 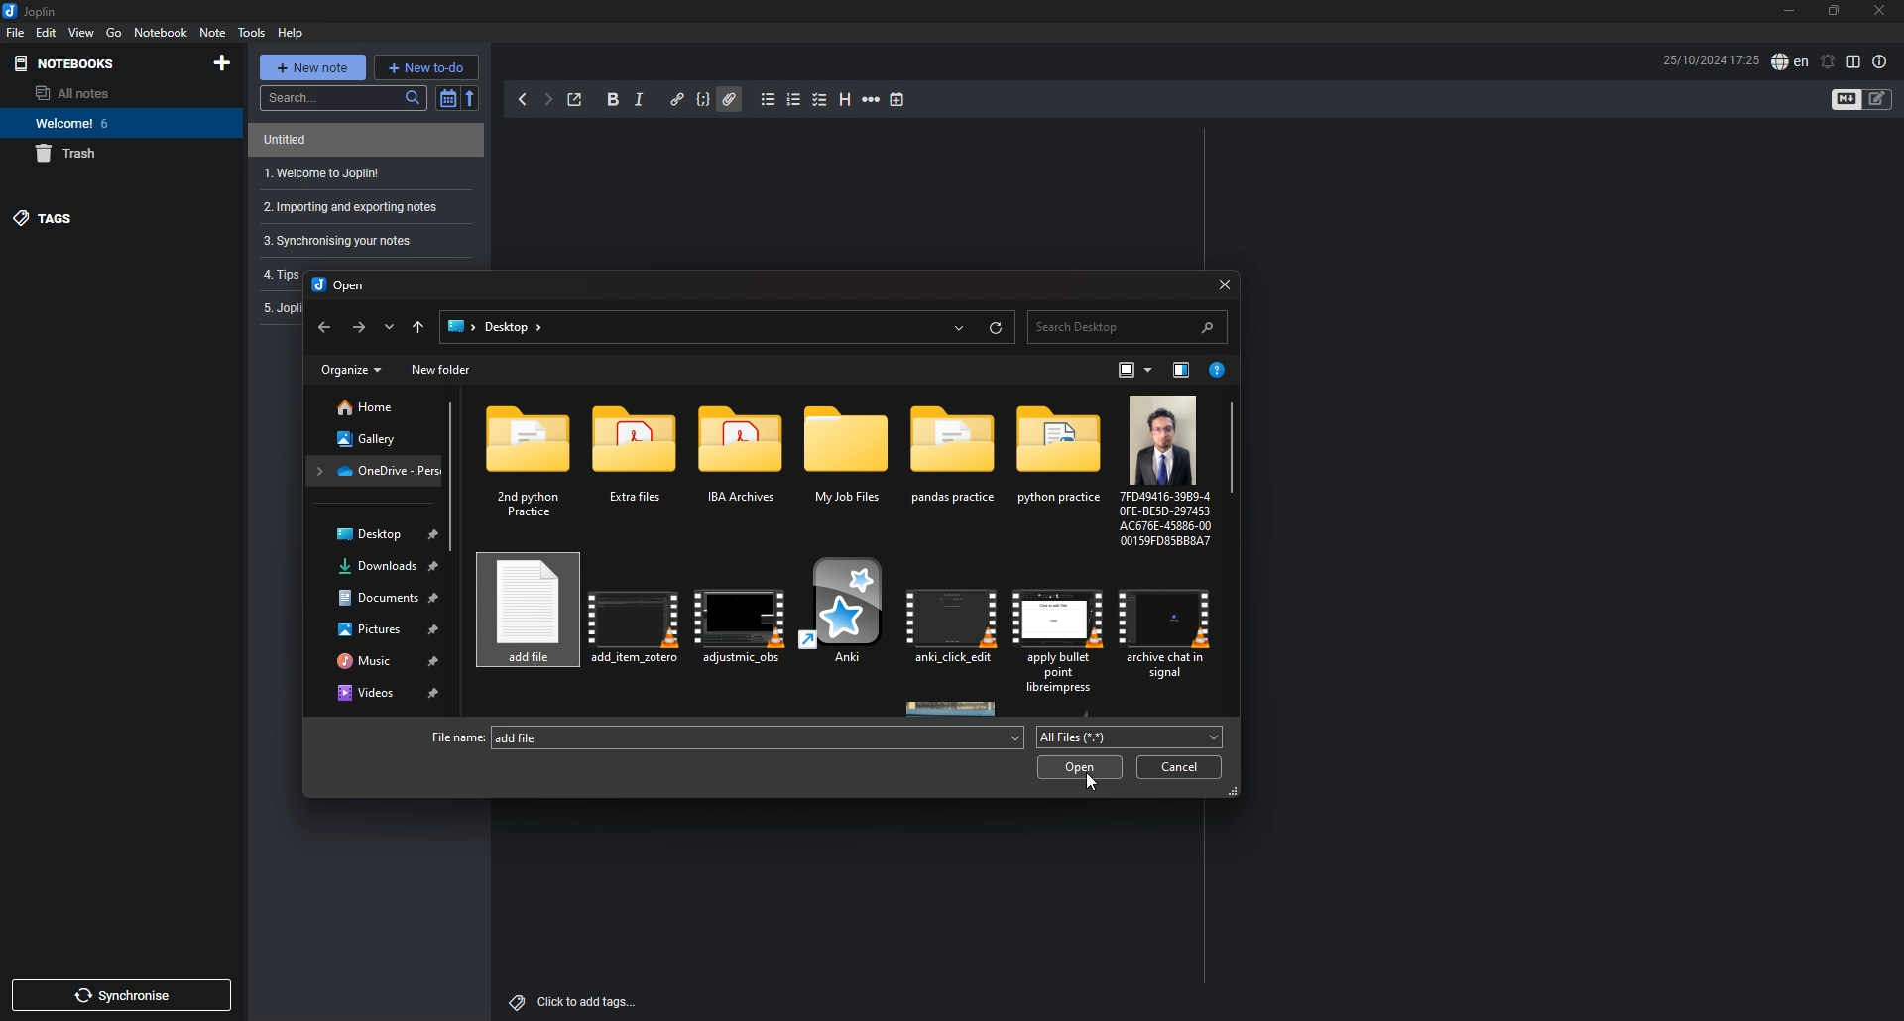 What do you see at coordinates (451, 737) in the screenshot?
I see `Filename` at bounding box center [451, 737].